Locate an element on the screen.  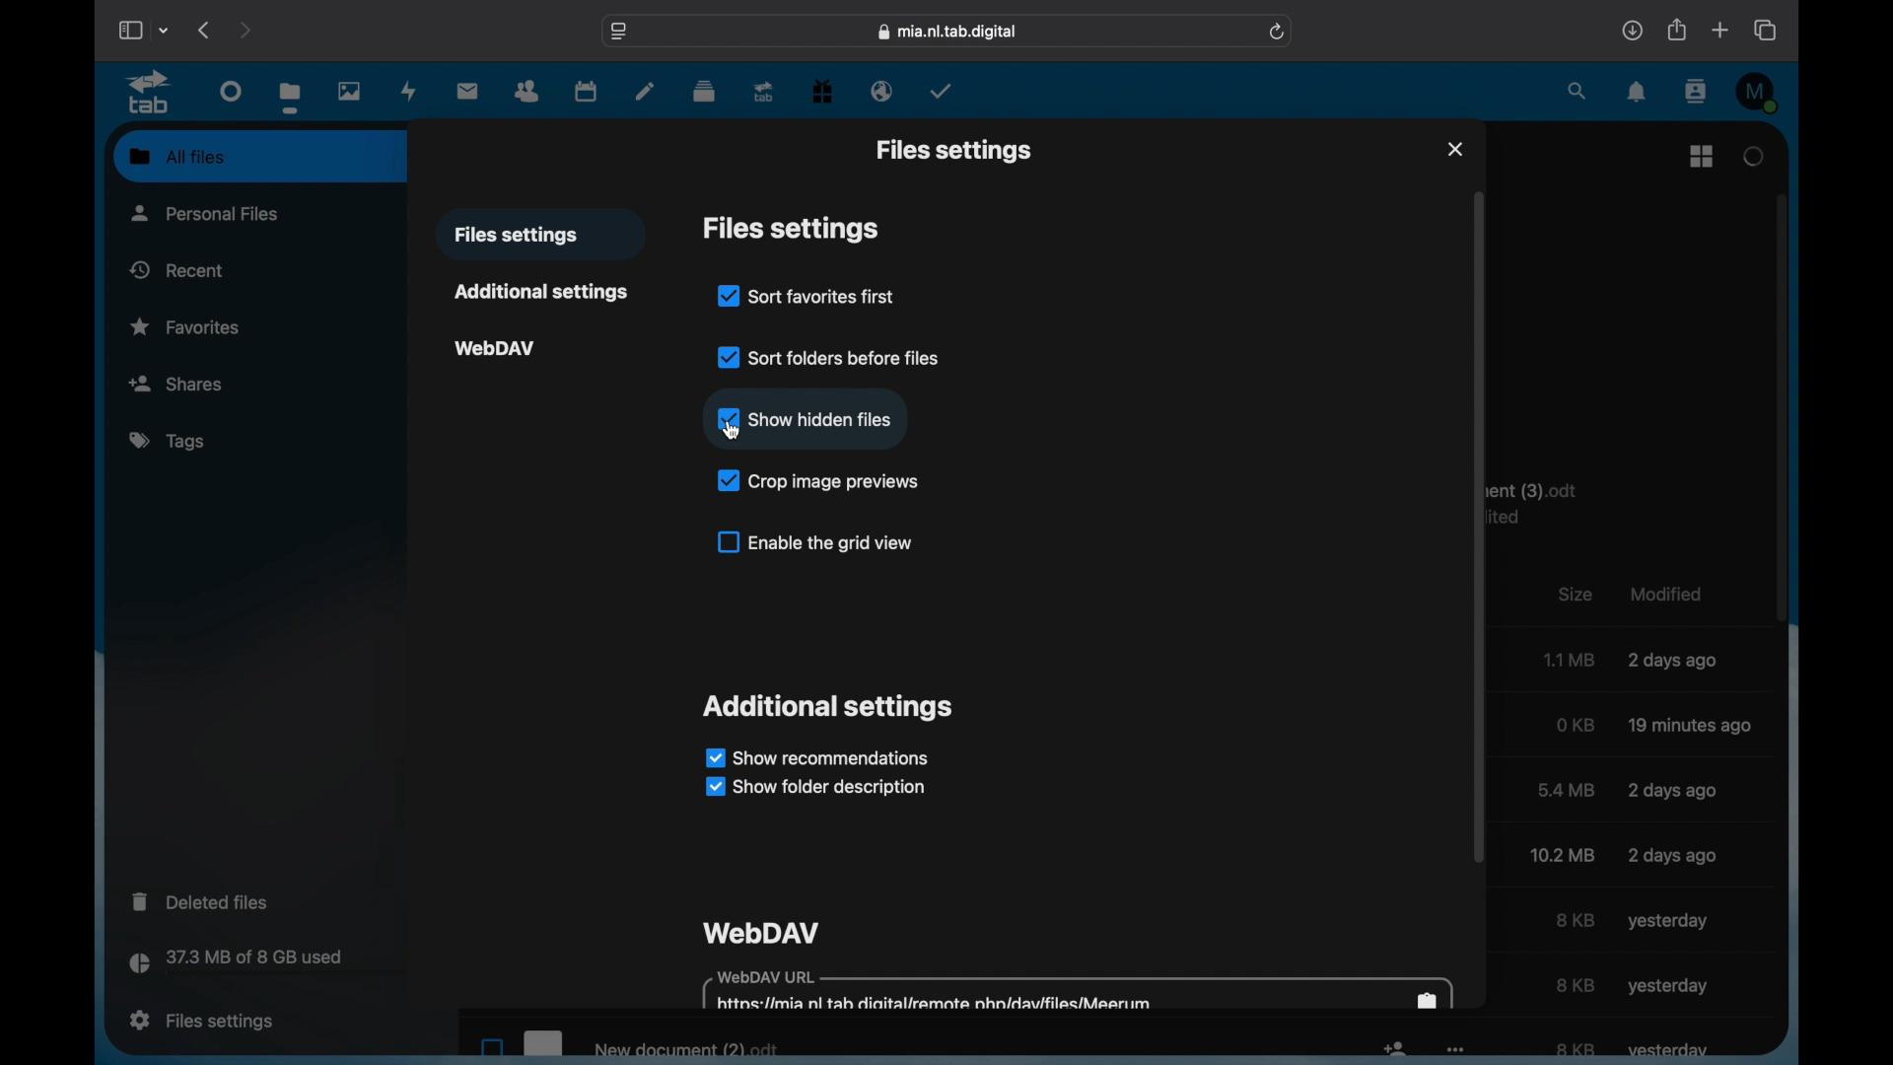
refresh is located at coordinates (1278, 33).